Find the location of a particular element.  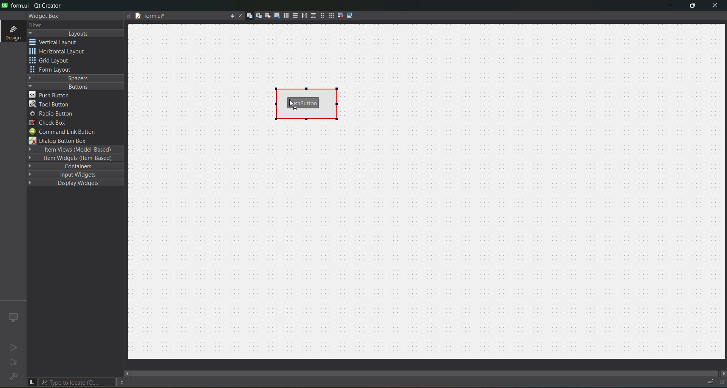

button is located at coordinates (74, 86).